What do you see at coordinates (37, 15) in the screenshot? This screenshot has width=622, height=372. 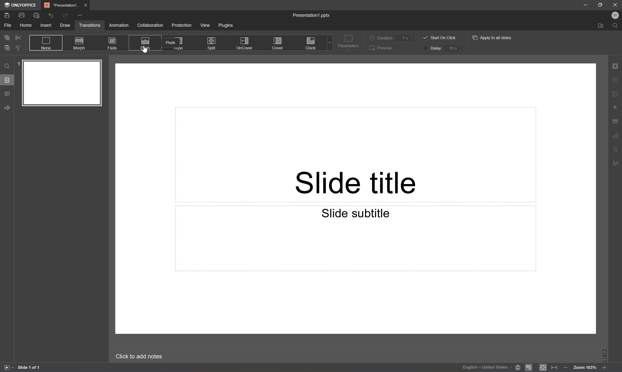 I see `Quick Print` at bounding box center [37, 15].